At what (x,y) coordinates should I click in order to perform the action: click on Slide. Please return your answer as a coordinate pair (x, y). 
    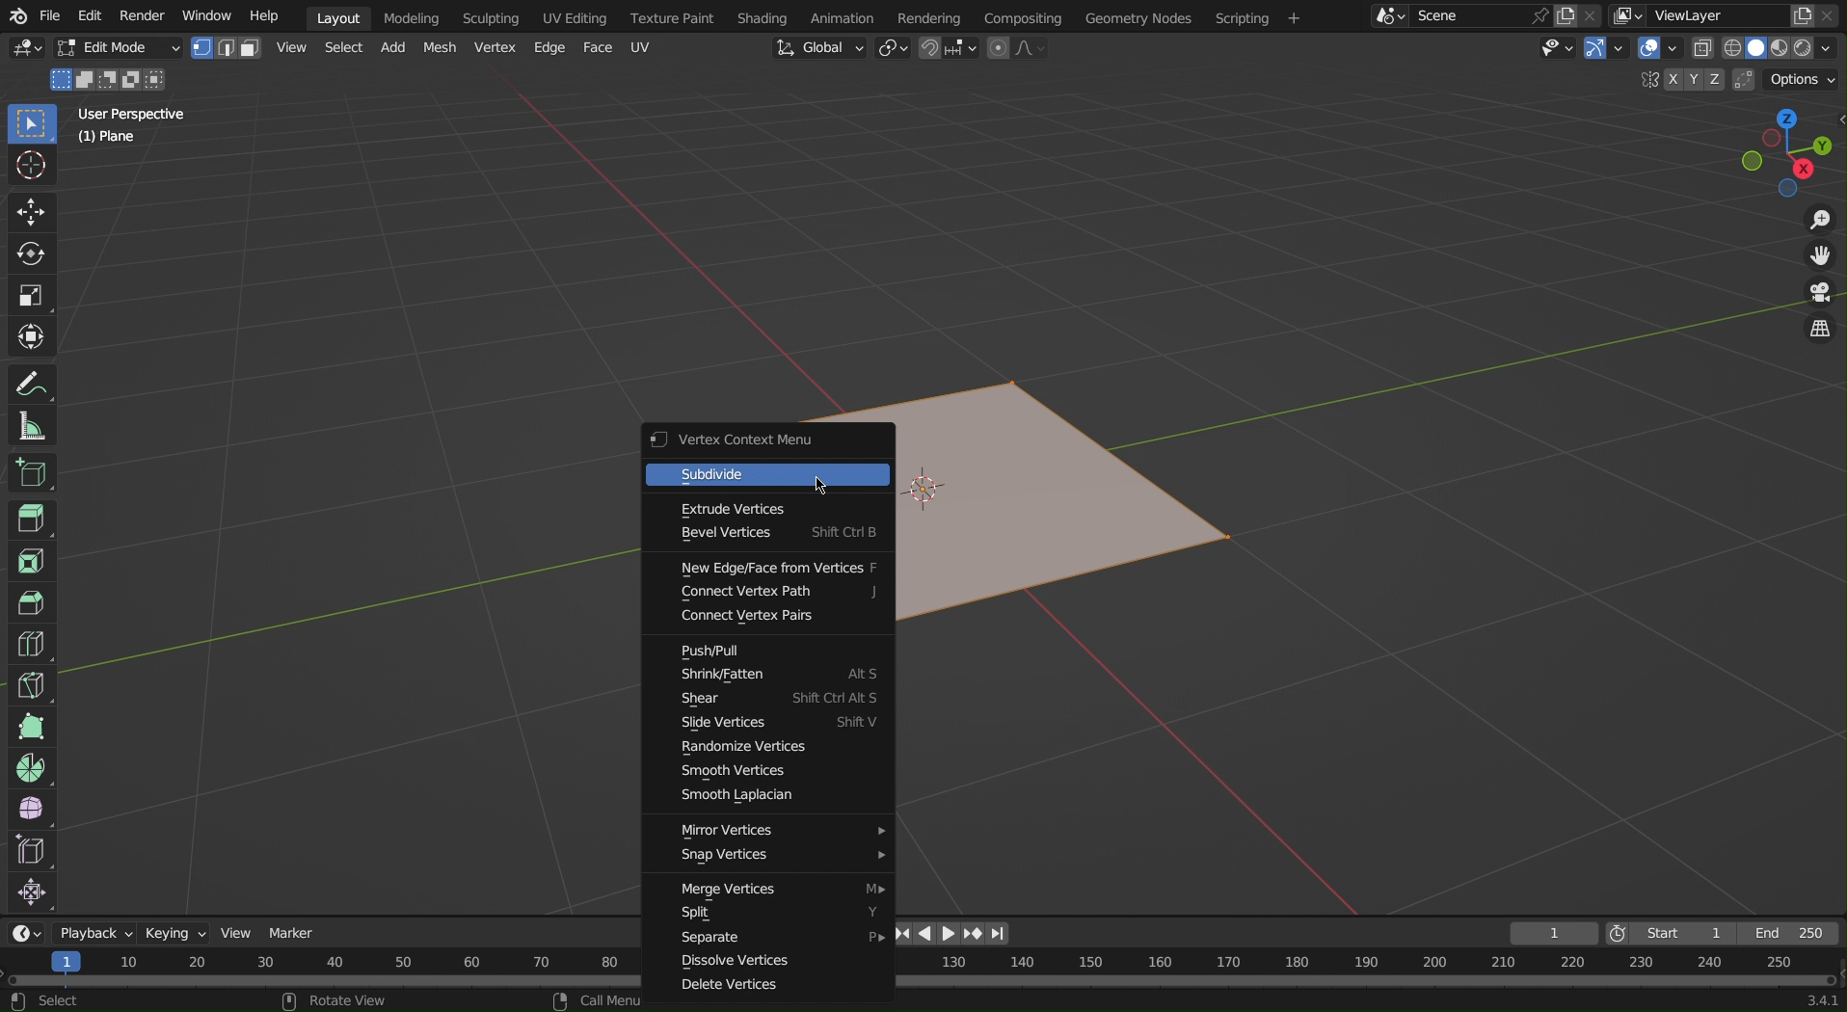
    Looking at the image, I should click on (777, 727).